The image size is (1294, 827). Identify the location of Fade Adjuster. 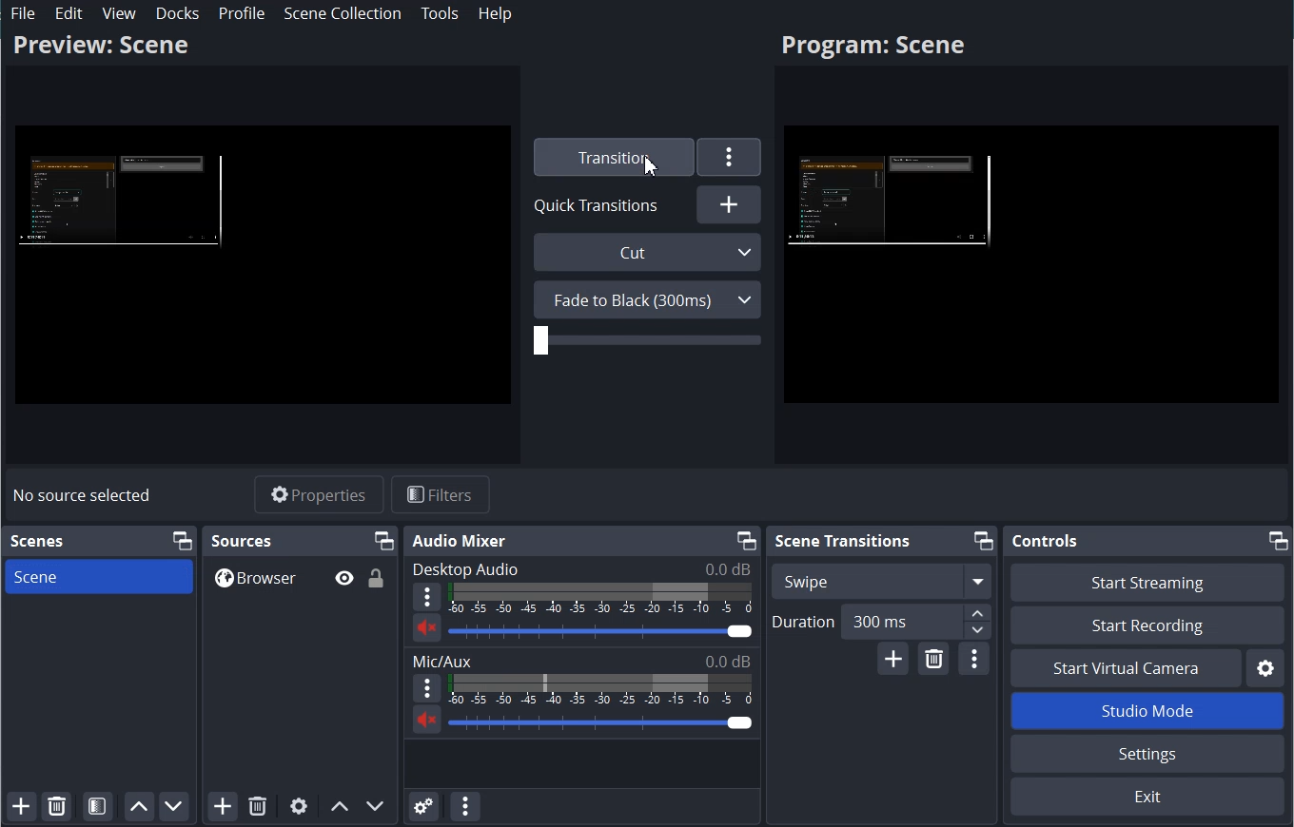
(647, 340).